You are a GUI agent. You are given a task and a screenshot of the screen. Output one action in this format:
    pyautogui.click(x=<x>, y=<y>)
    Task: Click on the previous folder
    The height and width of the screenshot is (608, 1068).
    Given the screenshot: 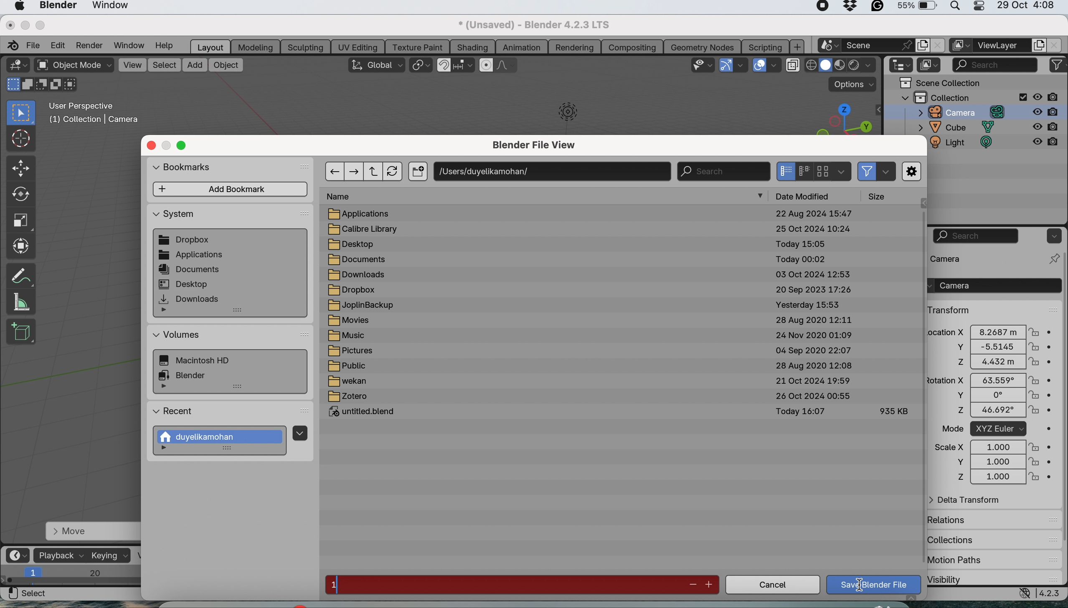 What is the action you would take?
    pyautogui.click(x=334, y=171)
    